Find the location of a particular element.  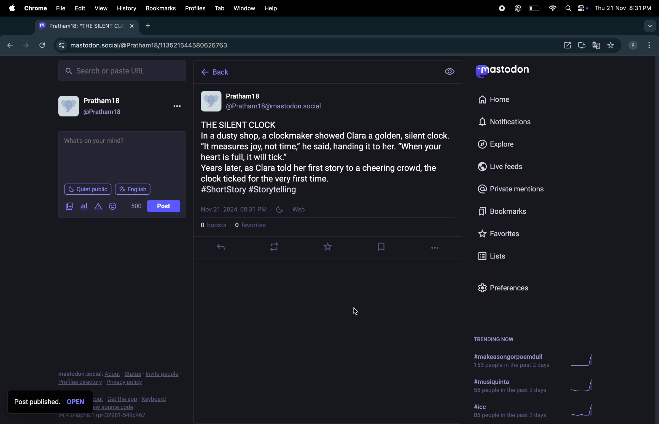

history is located at coordinates (125, 8).